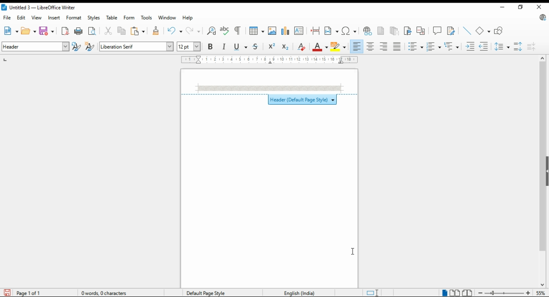 This screenshot has width=549, height=297. Describe the element at coordinates (107, 293) in the screenshot. I see `document information` at that location.